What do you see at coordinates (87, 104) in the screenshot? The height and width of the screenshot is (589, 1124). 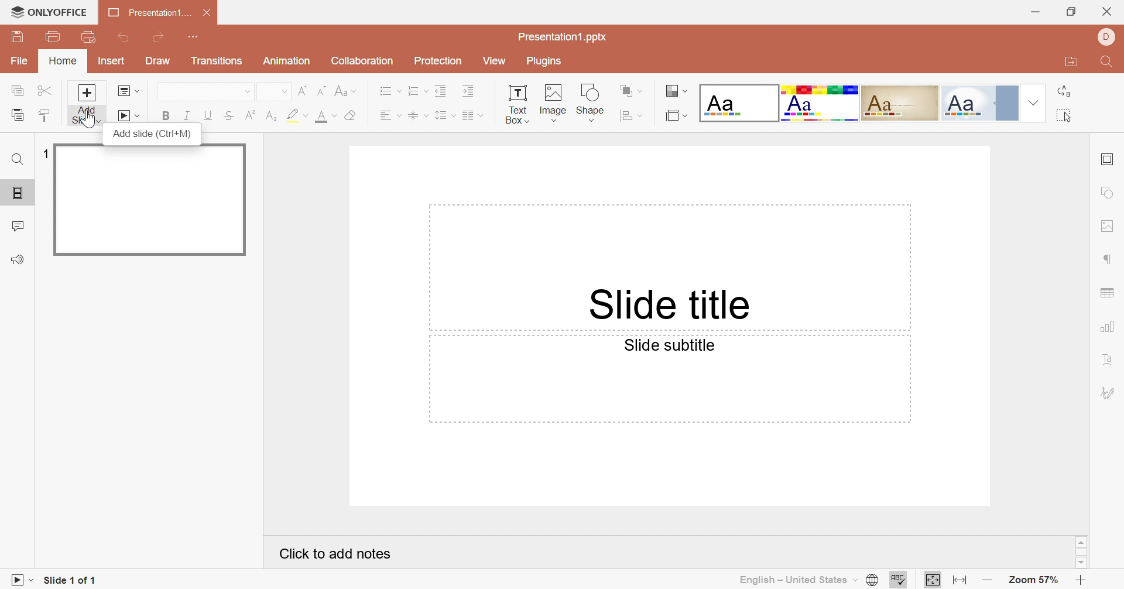 I see `Add slide` at bounding box center [87, 104].